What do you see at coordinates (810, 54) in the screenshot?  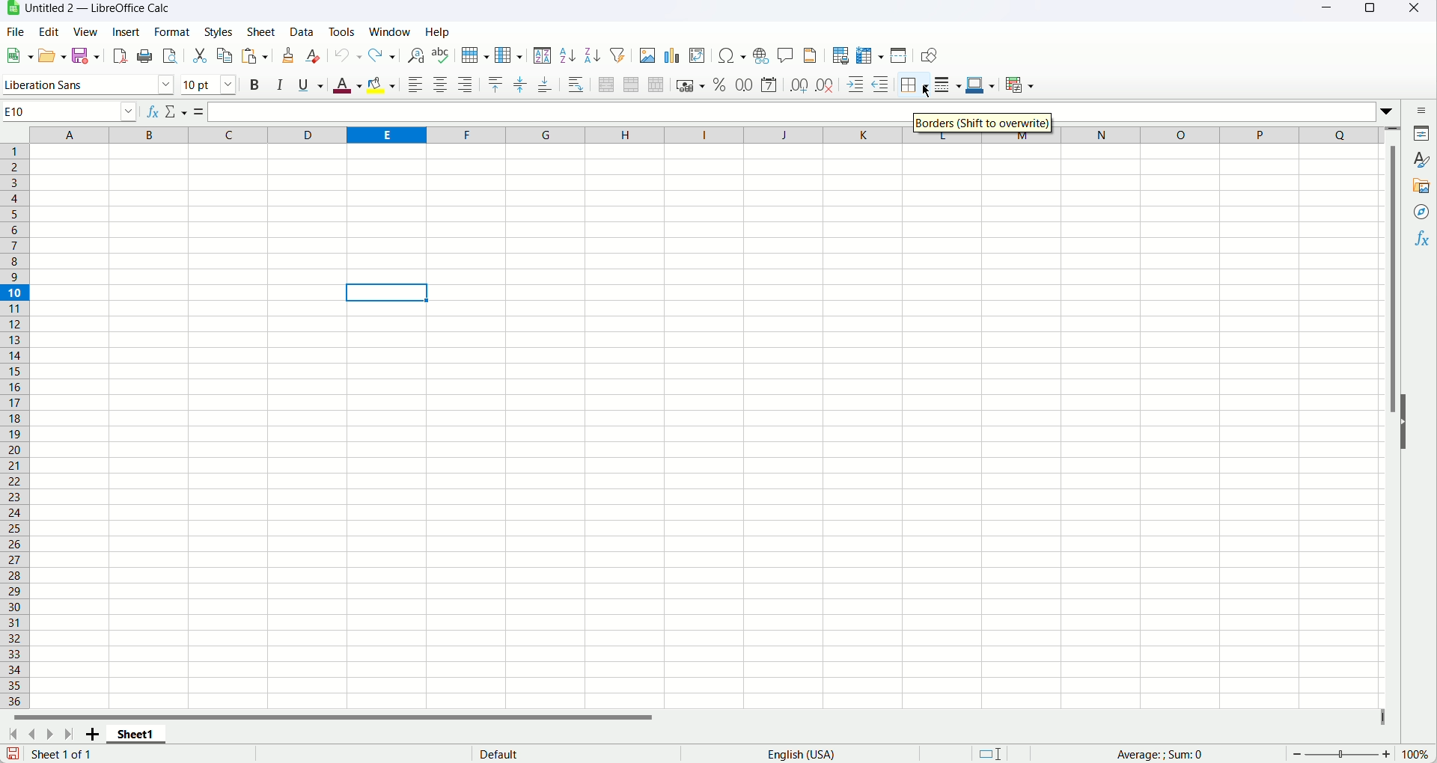 I see `Headers and footers` at bounding box center [810, 54].